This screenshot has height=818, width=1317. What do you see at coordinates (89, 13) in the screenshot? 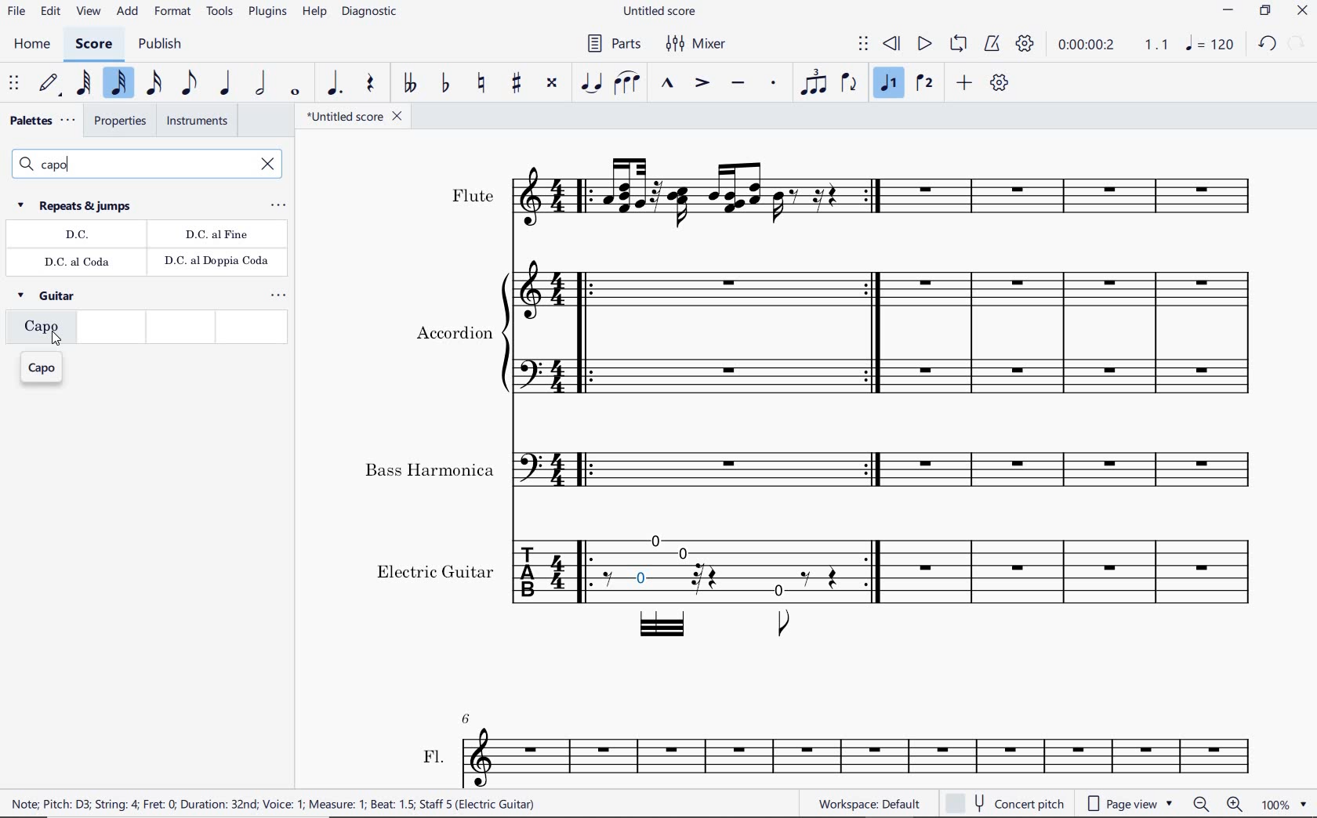
I see `view` at bounding box center [89, 13].